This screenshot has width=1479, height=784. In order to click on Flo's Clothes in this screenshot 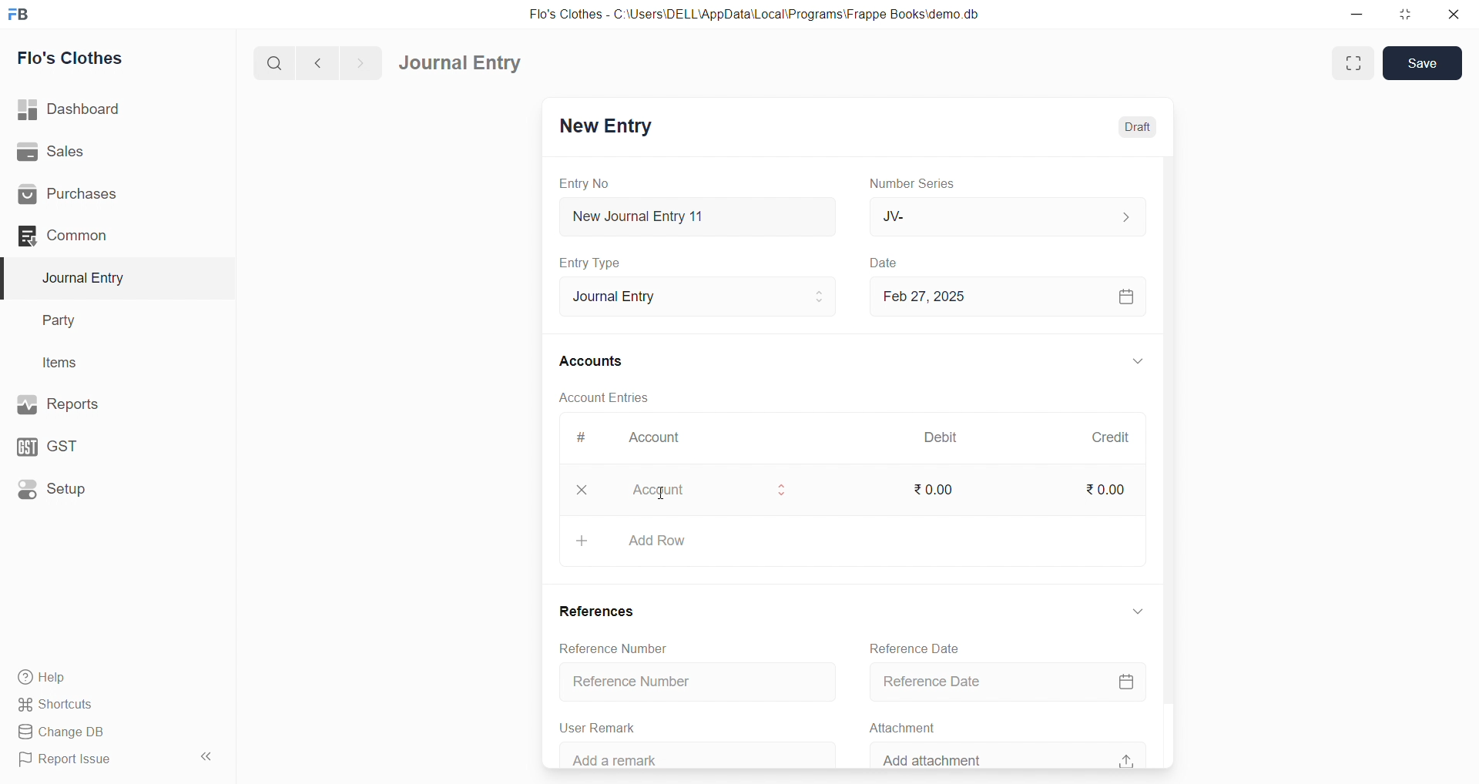, I will do `click(79, 58)`.